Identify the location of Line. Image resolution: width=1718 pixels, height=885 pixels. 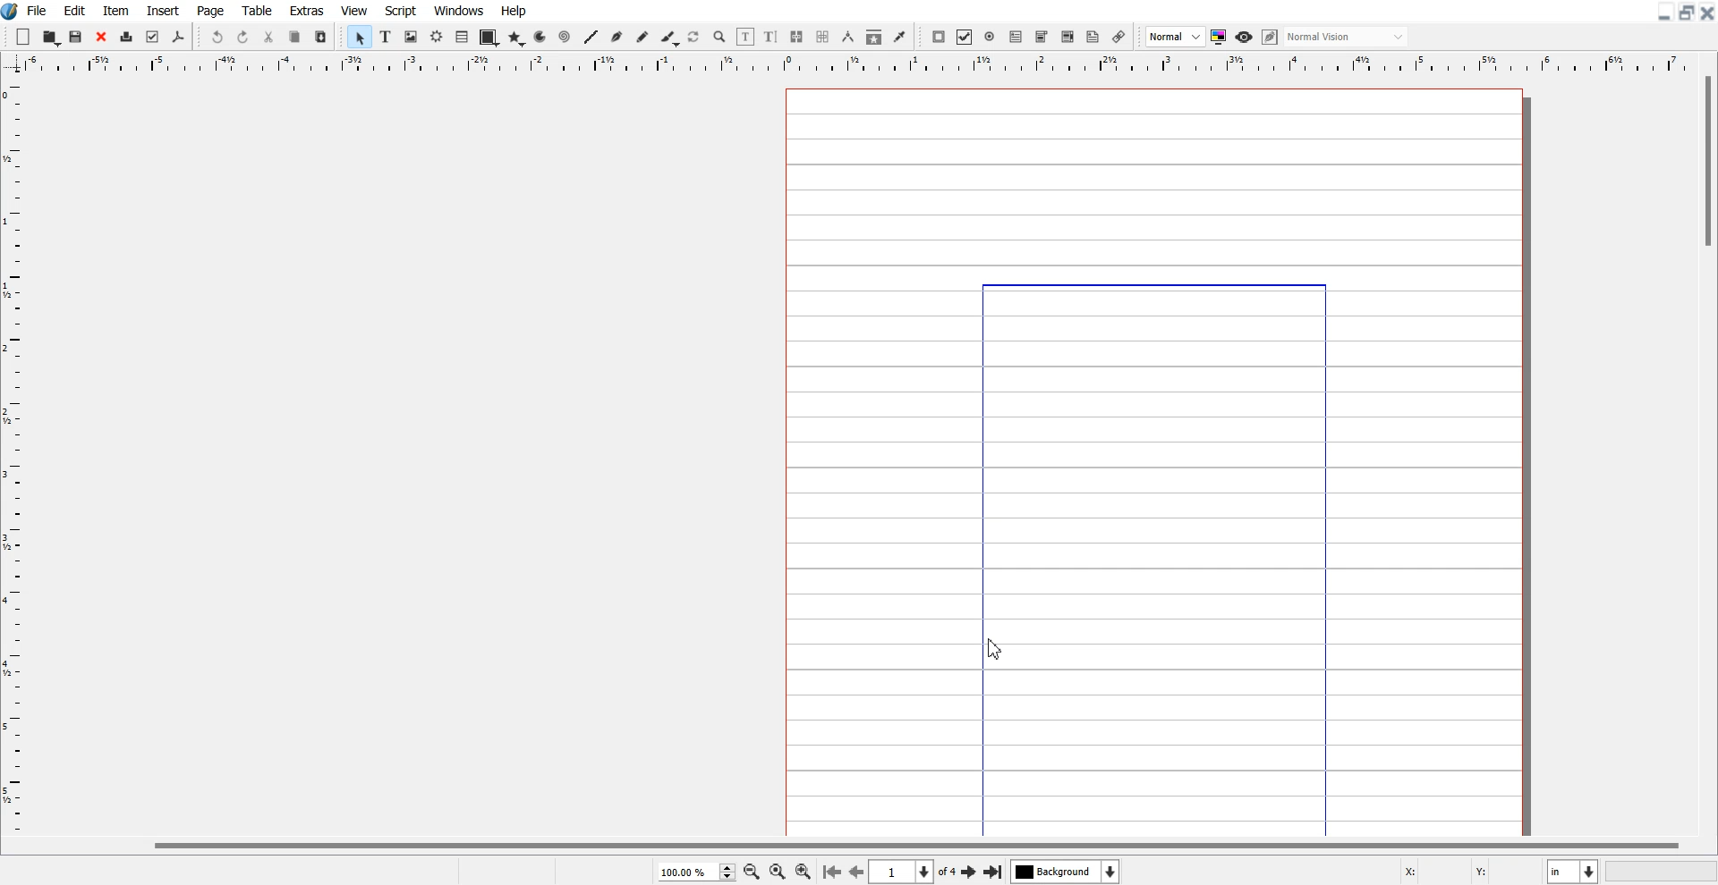
(590, 37).